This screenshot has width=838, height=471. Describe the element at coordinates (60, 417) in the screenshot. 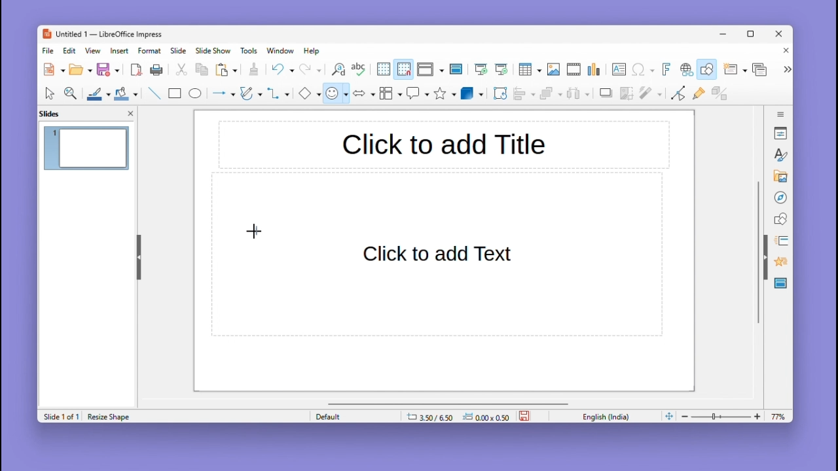

I see `Slide one of one` at that location.